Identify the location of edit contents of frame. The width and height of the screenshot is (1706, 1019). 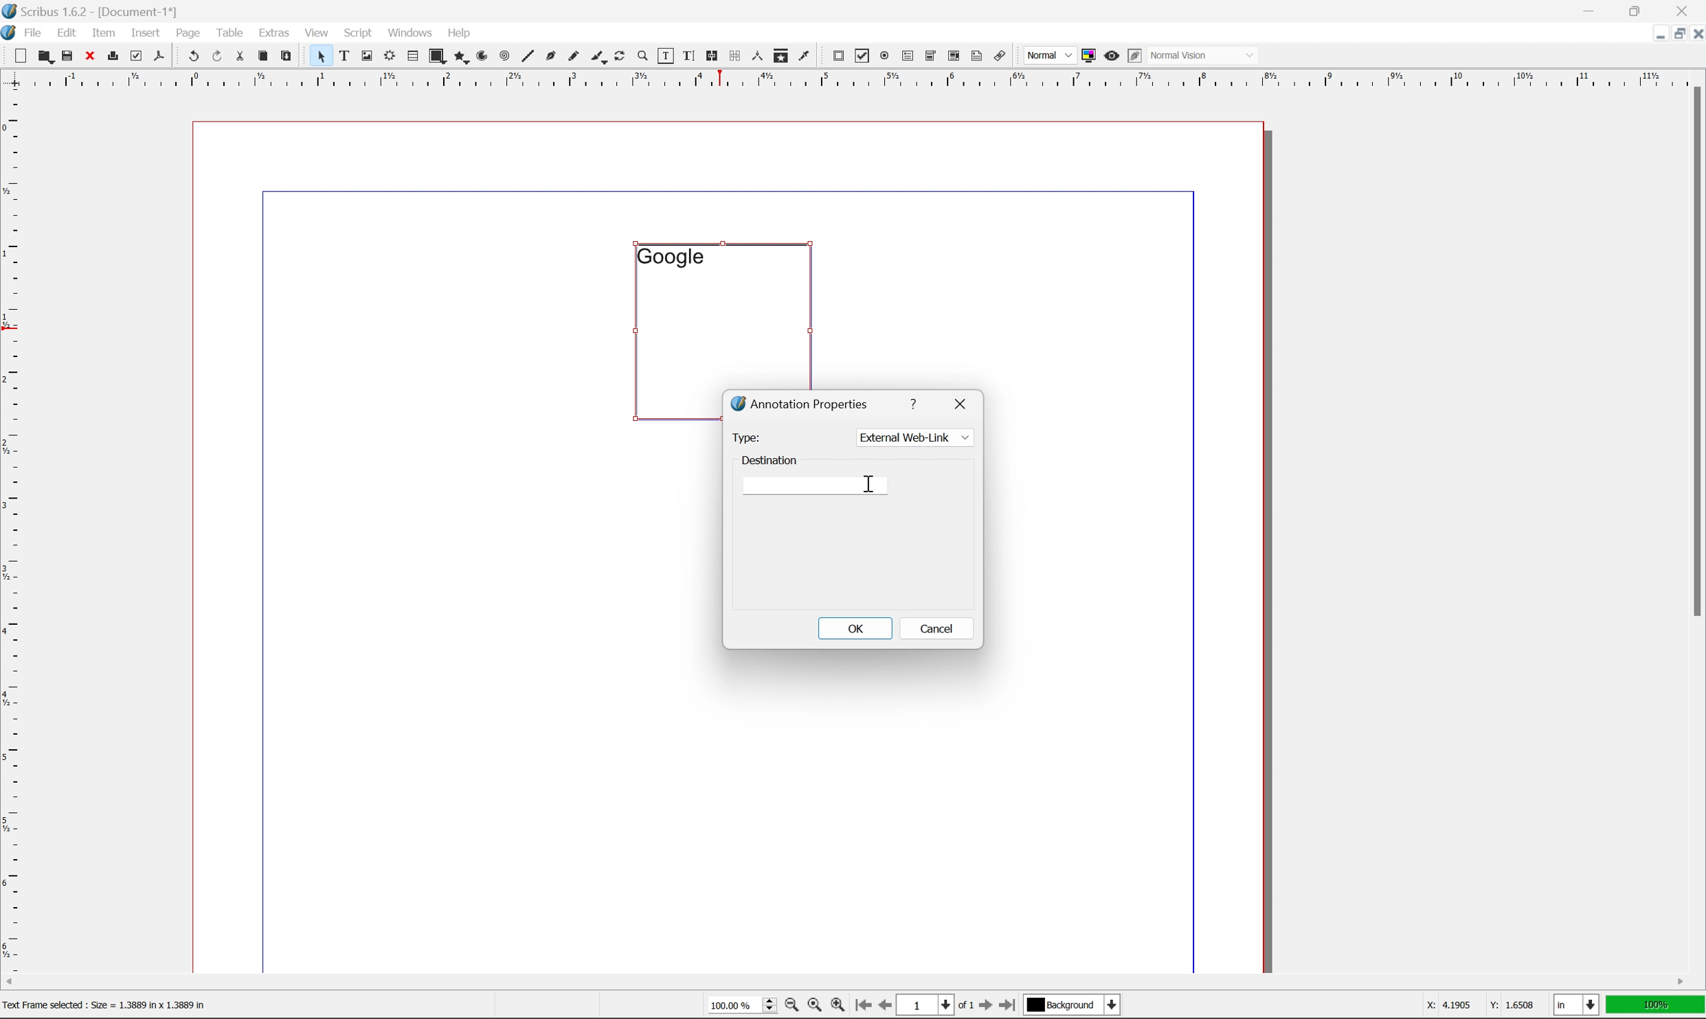
(664, 55).